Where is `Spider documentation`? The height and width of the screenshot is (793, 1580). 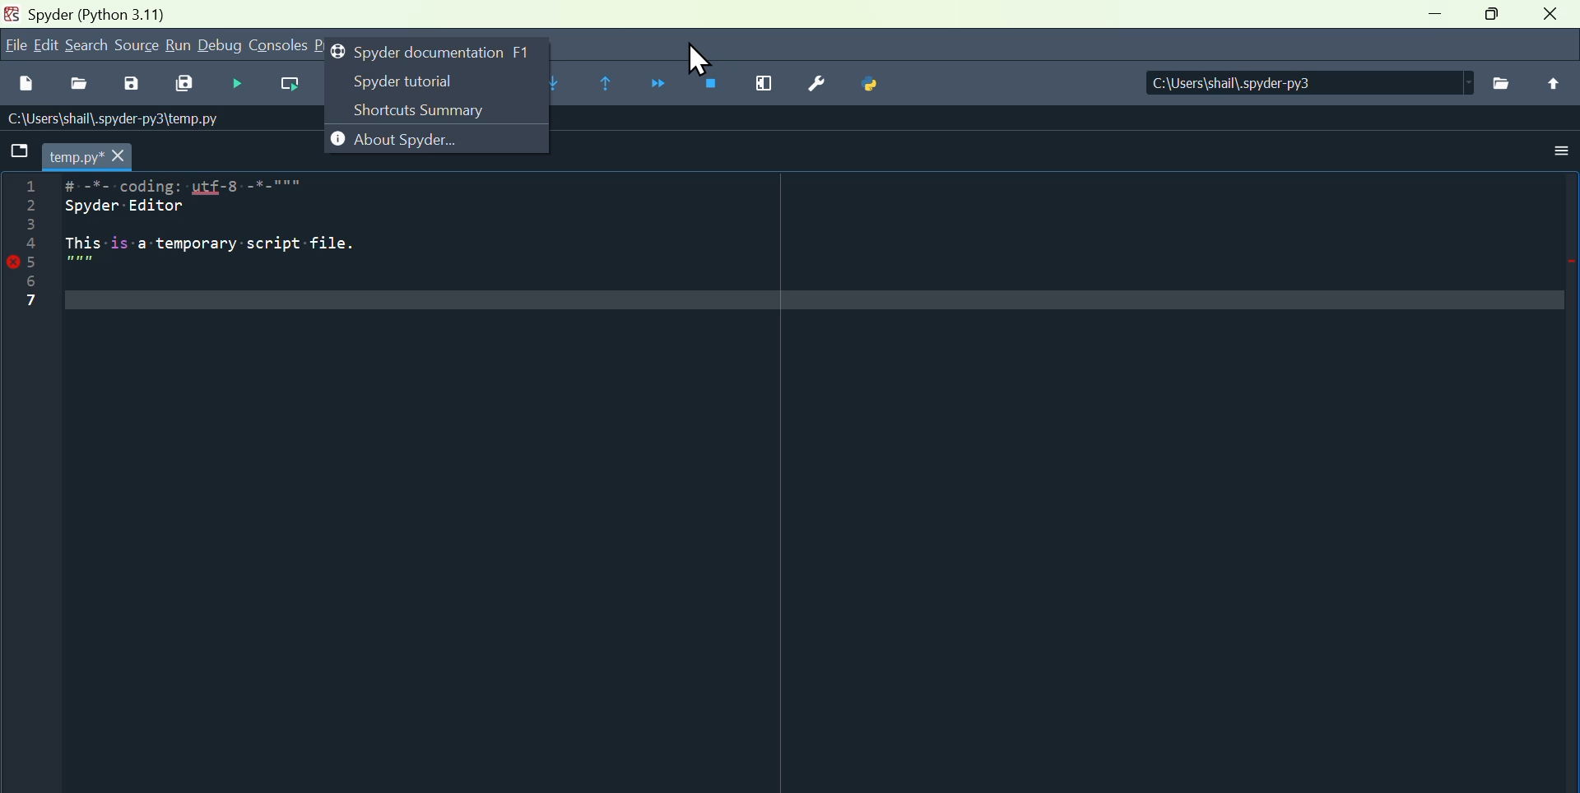
Spider documentation is located at coordinates (432, 51).